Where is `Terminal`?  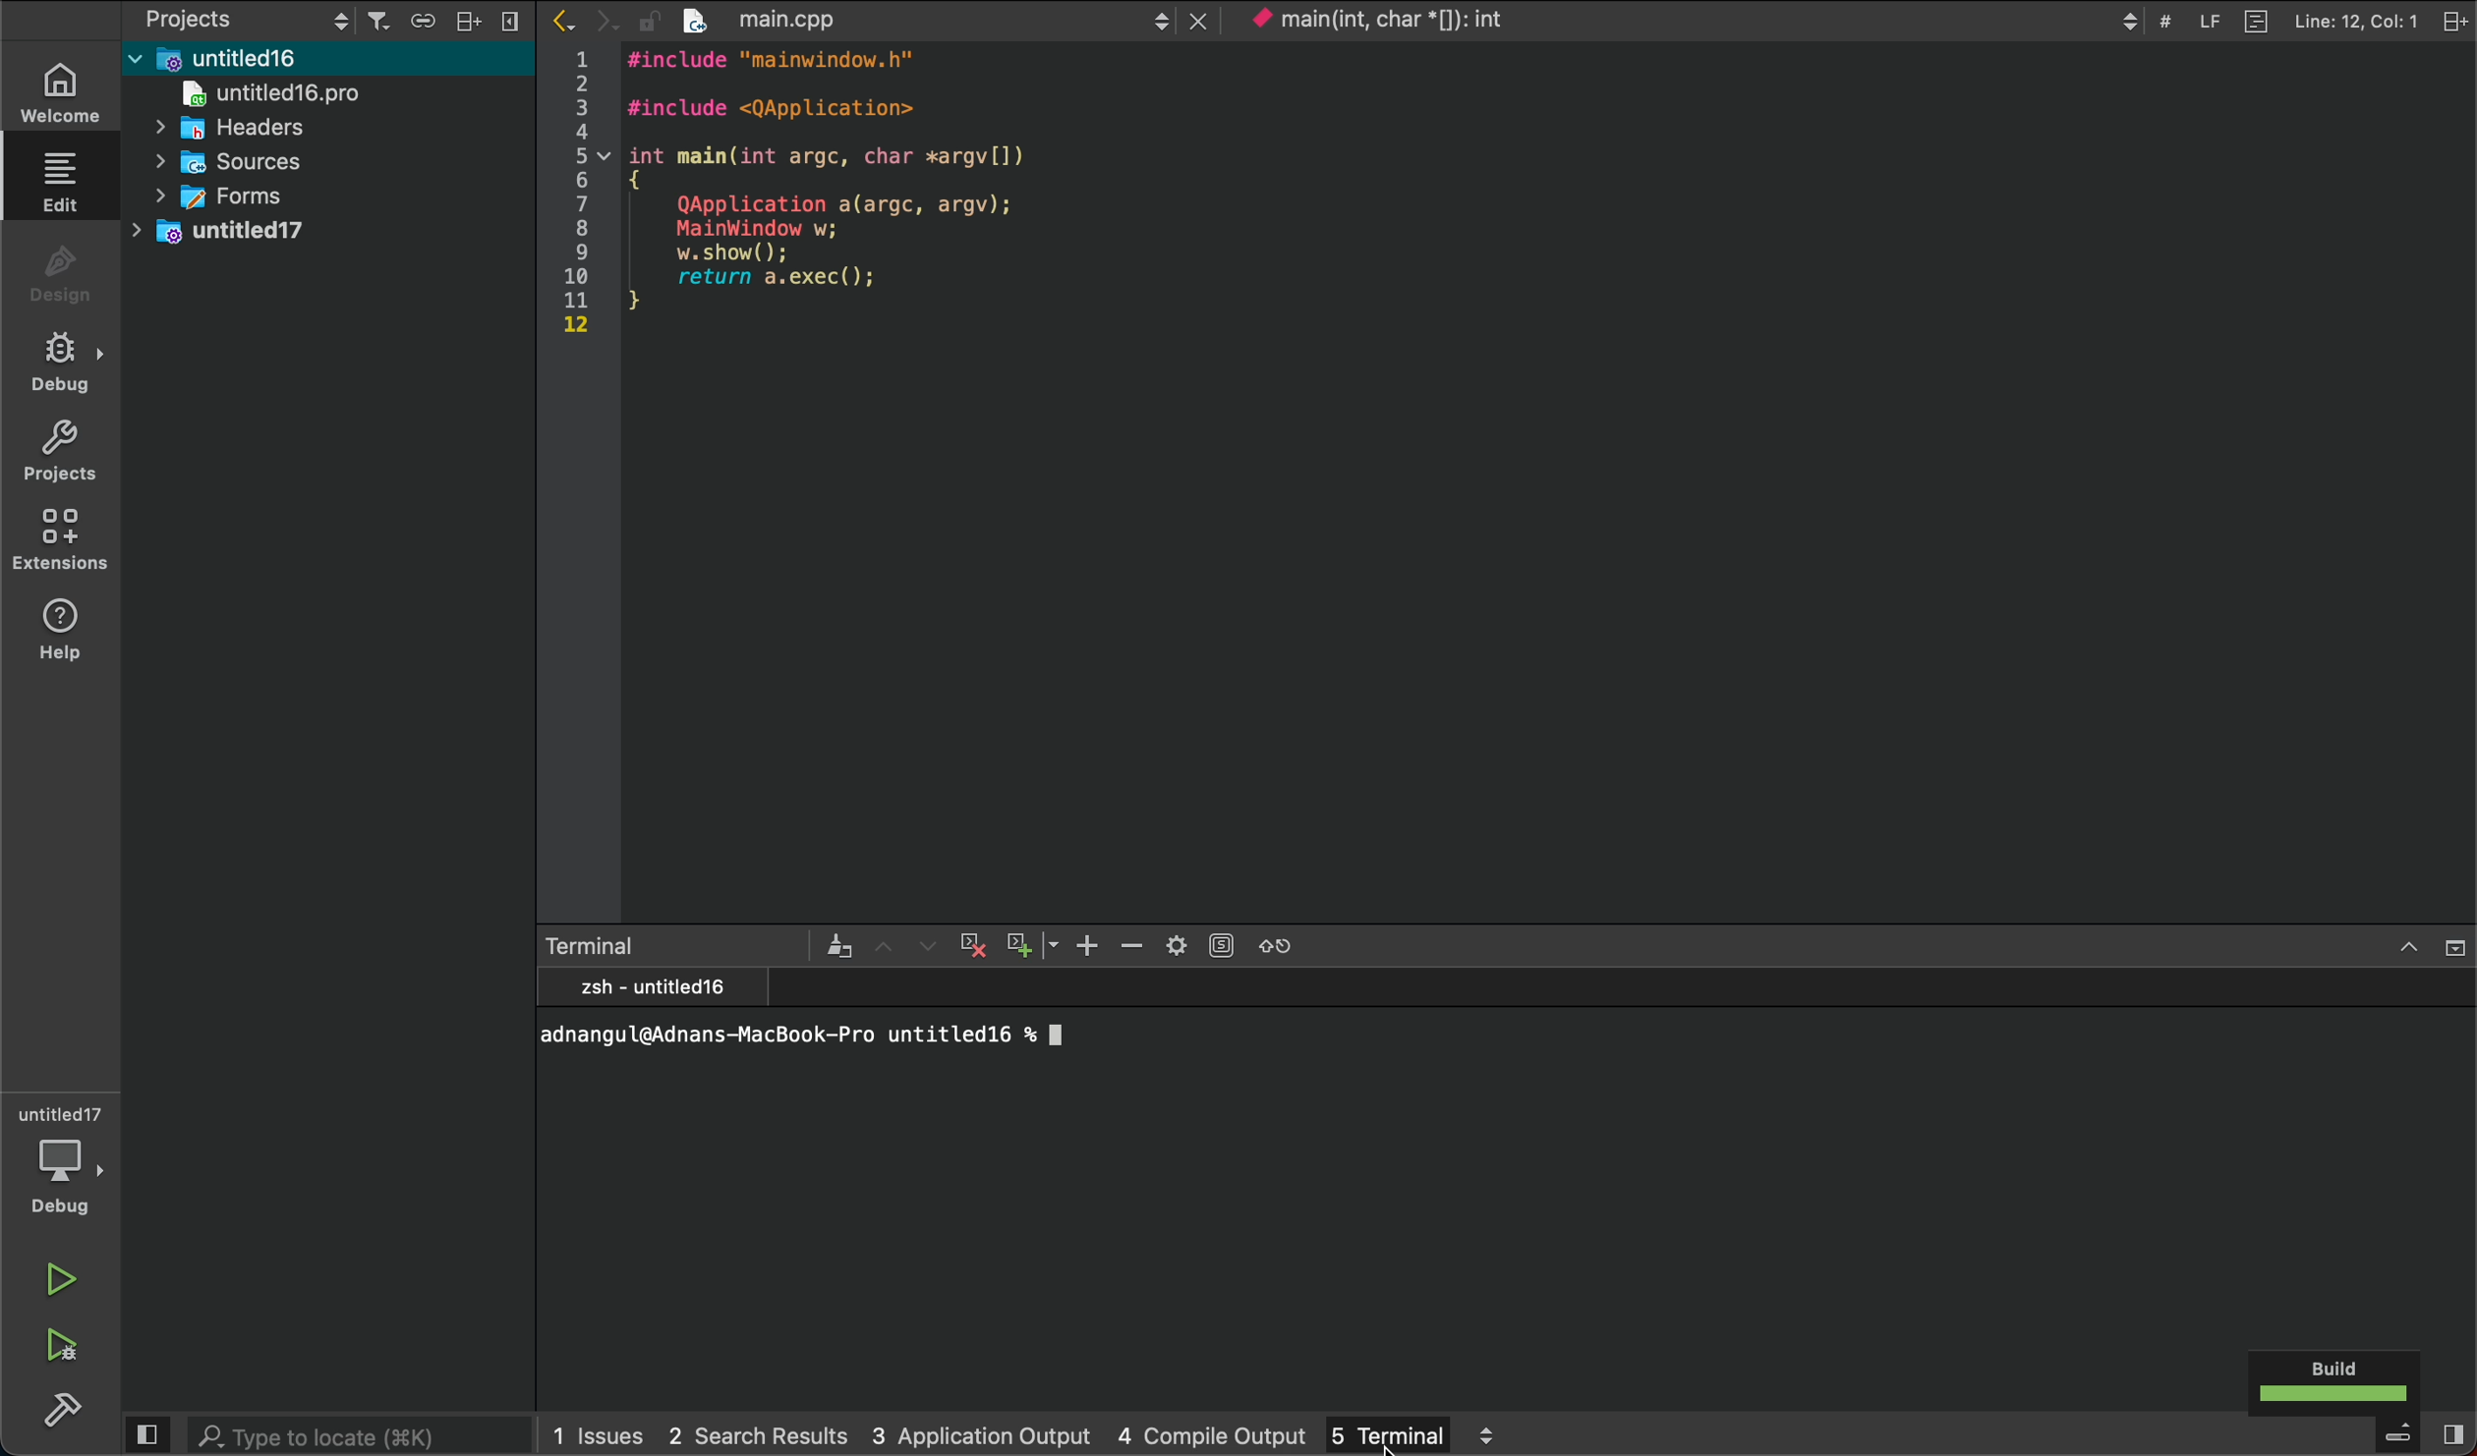 Terminal is located at coordinates (1388, 1435).